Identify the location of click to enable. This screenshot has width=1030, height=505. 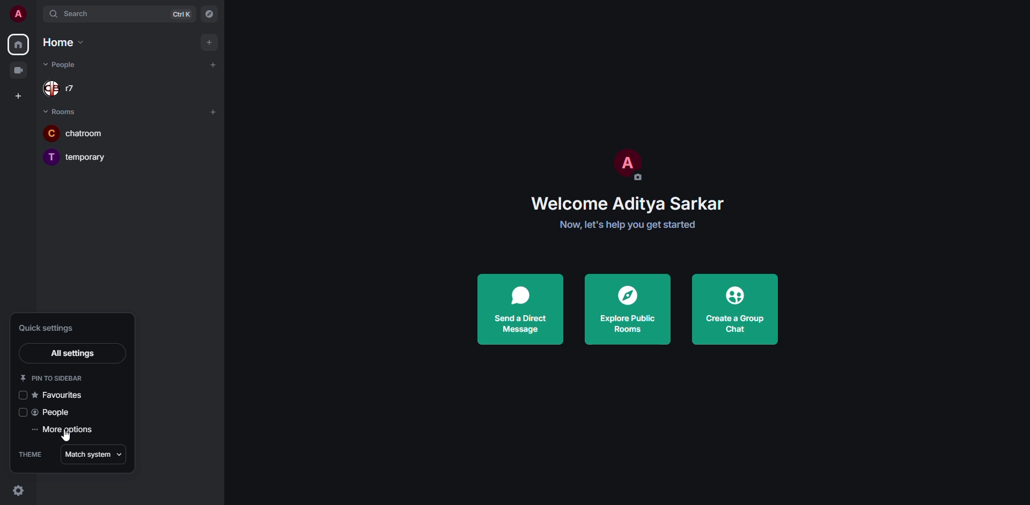
(23, 394).